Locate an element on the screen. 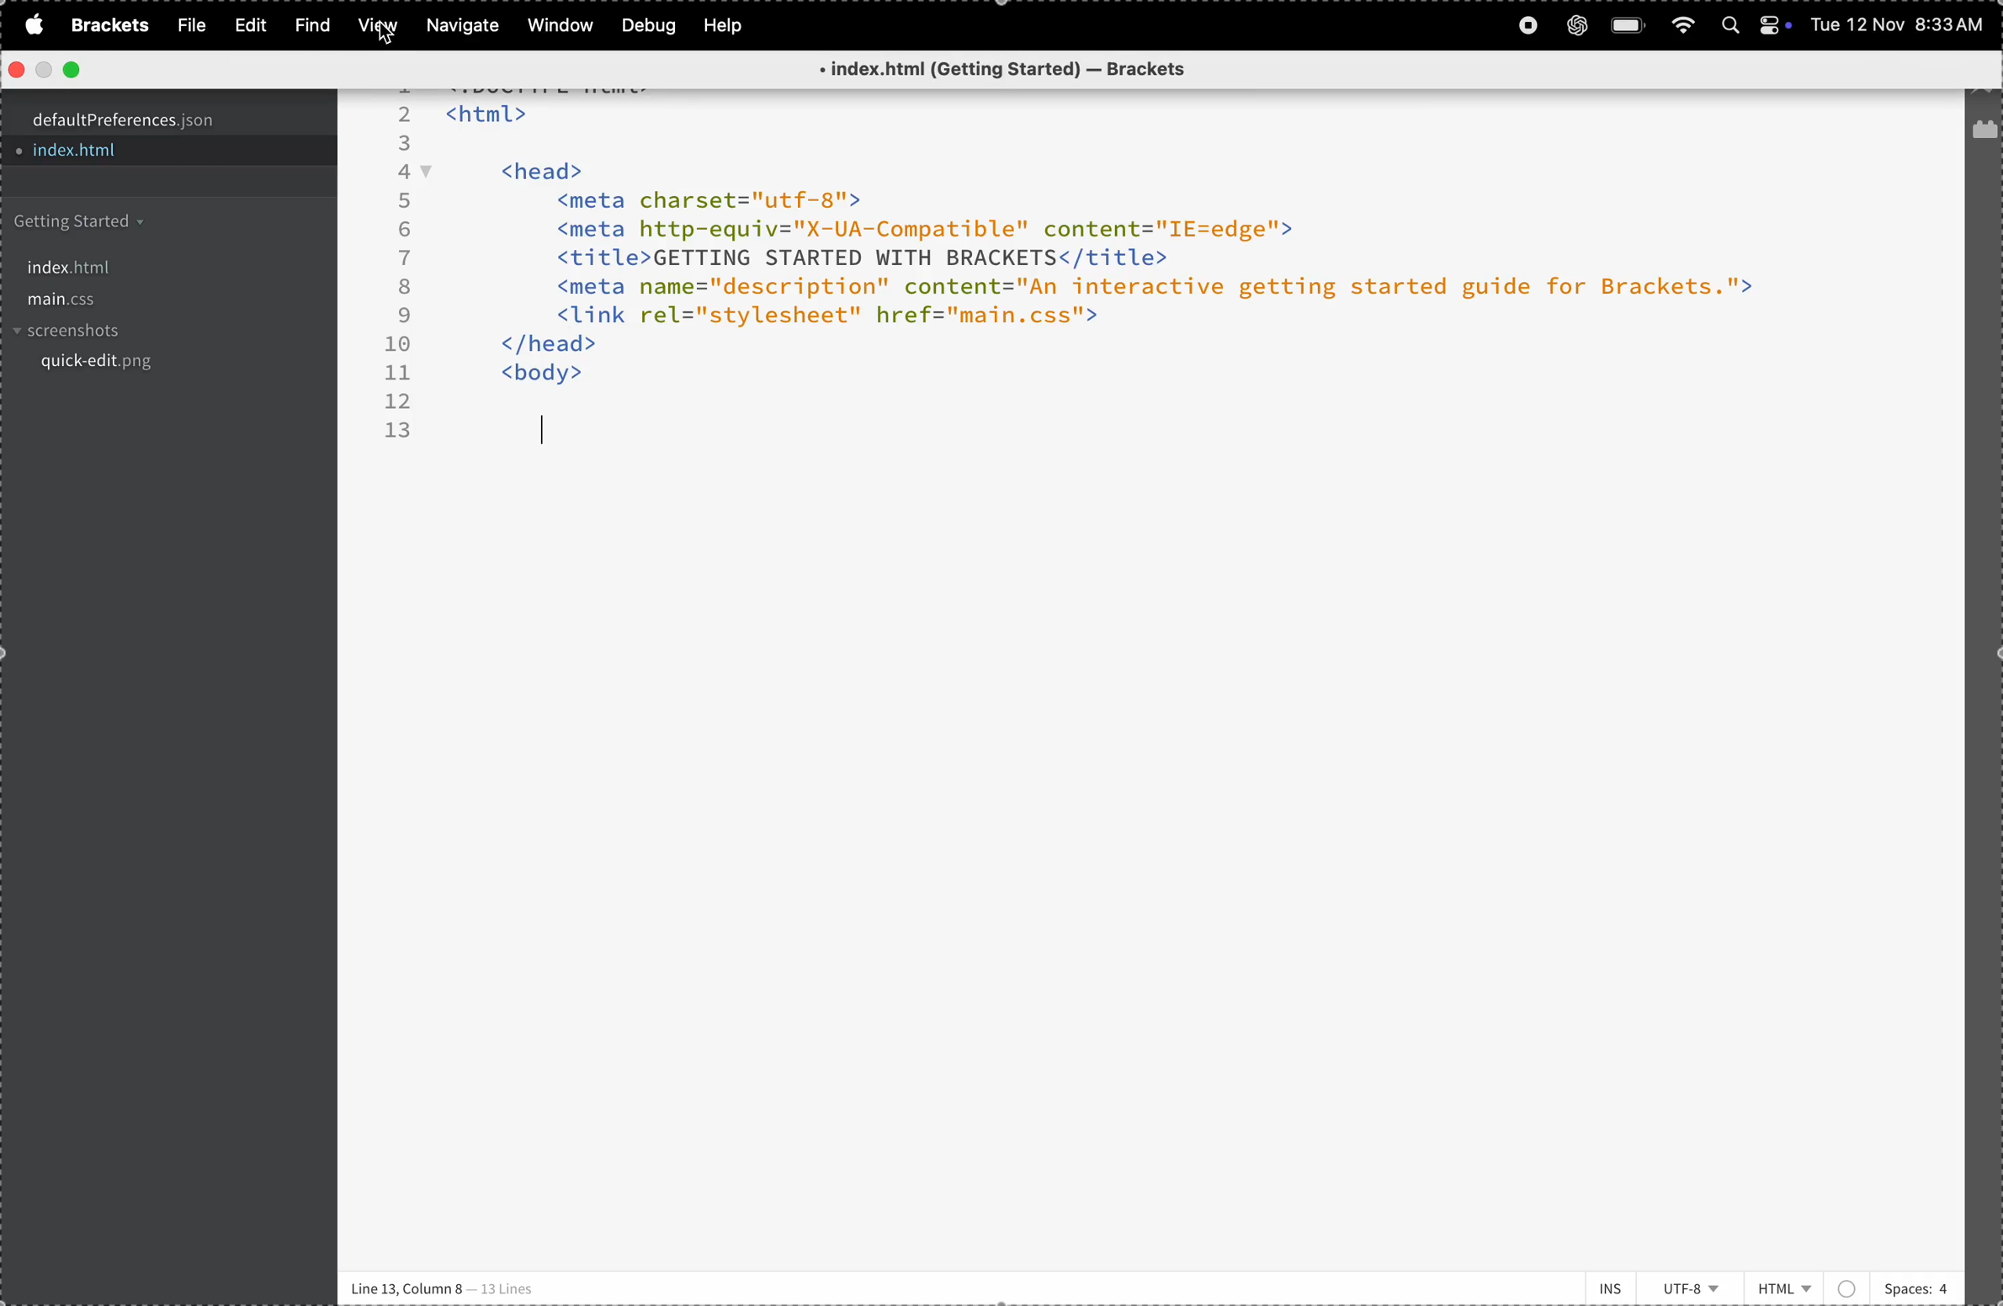 This screenshot has height=1306, width=2003. help is located at coordinates (729, 25).